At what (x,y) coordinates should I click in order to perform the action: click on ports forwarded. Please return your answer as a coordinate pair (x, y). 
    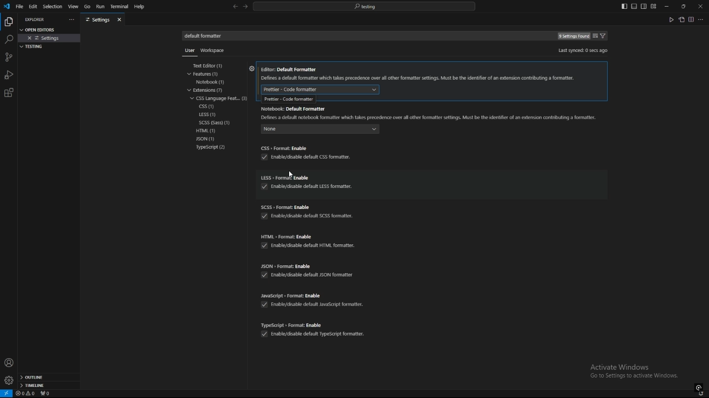
    Looking at the image, I should click on (47, 394).